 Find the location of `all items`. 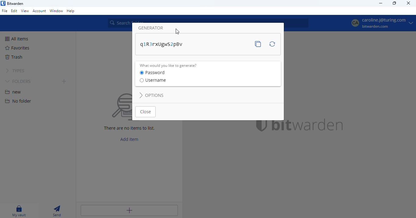

all items is located at coordinates (17, 39).